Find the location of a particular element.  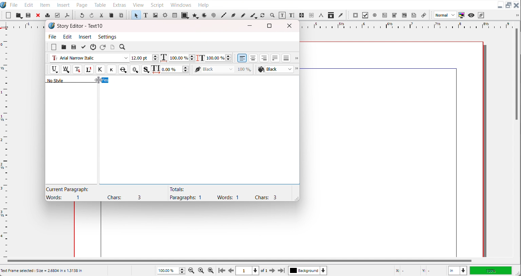

Font size adjuster is located at coordinates (144, 58).